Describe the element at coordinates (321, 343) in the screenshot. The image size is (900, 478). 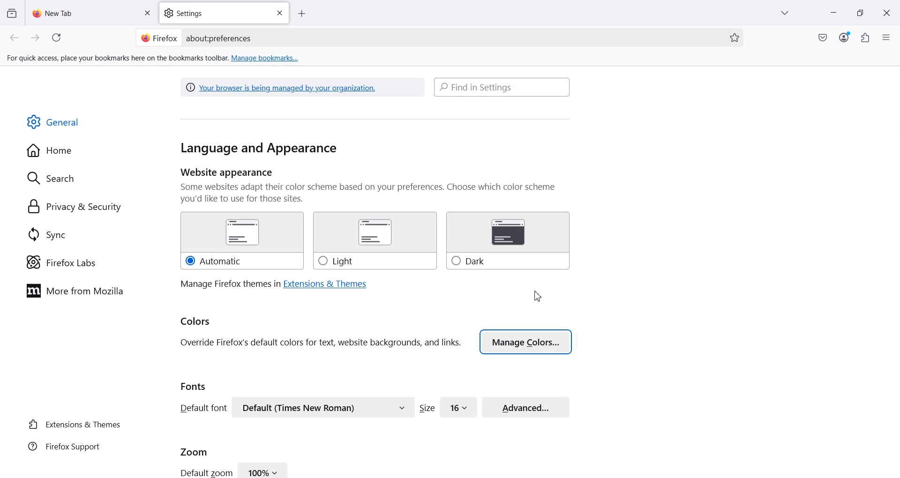
I see `Override Firefox's default colors for text, website backgrounds, and links.` at that location.